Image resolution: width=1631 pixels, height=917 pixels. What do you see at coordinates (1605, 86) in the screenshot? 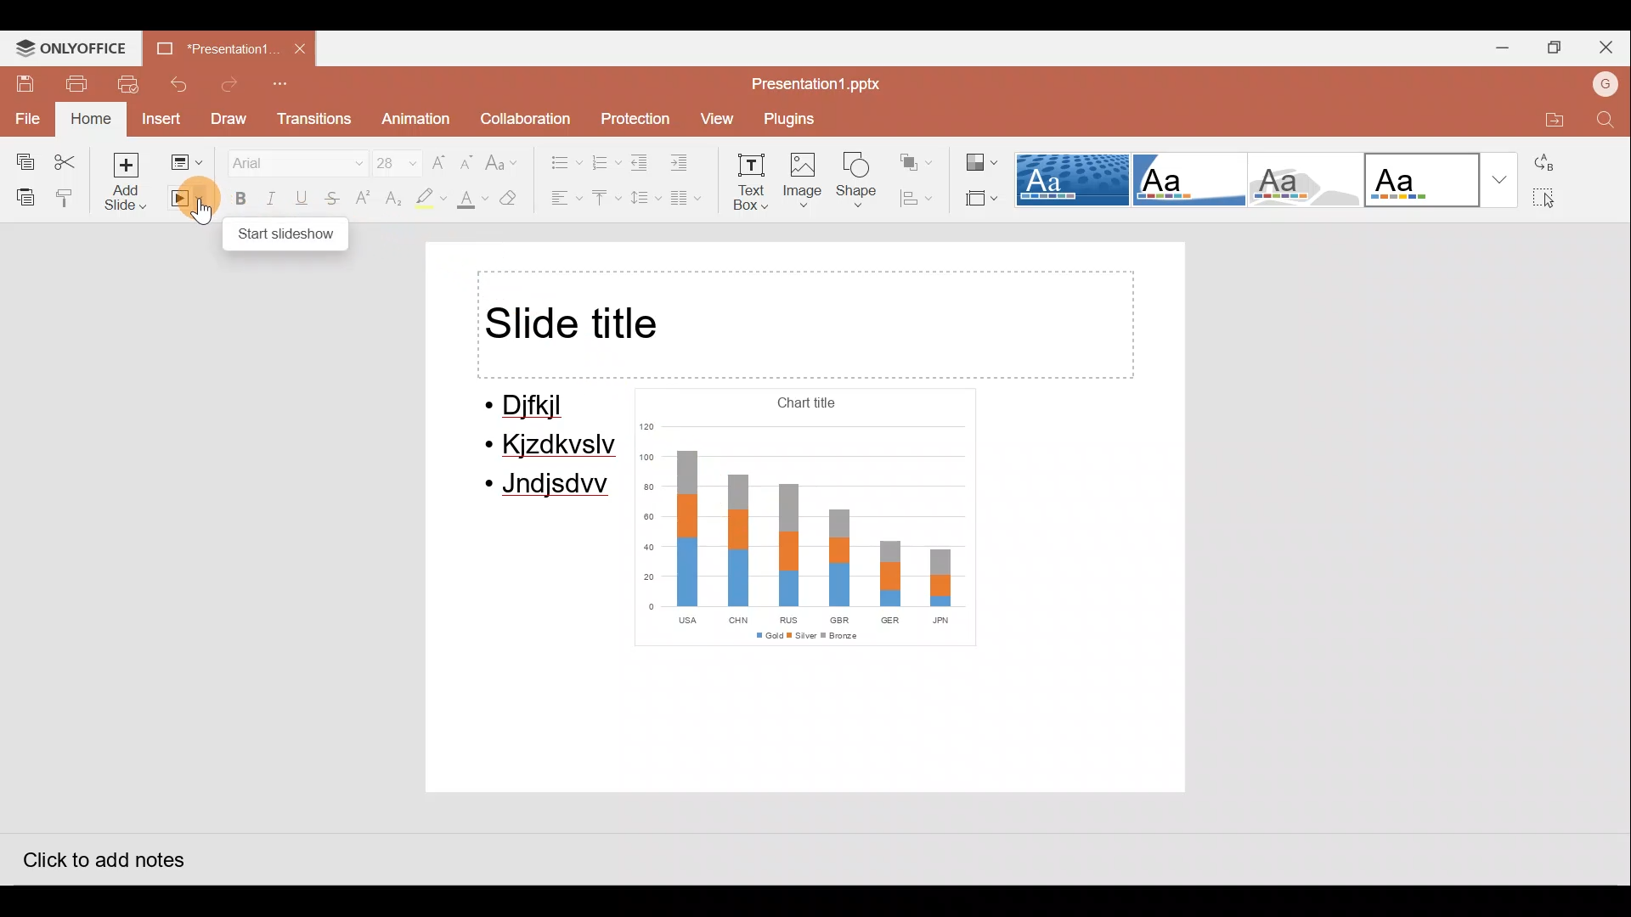
I see `Account name` at bounding box center [1605, 86].